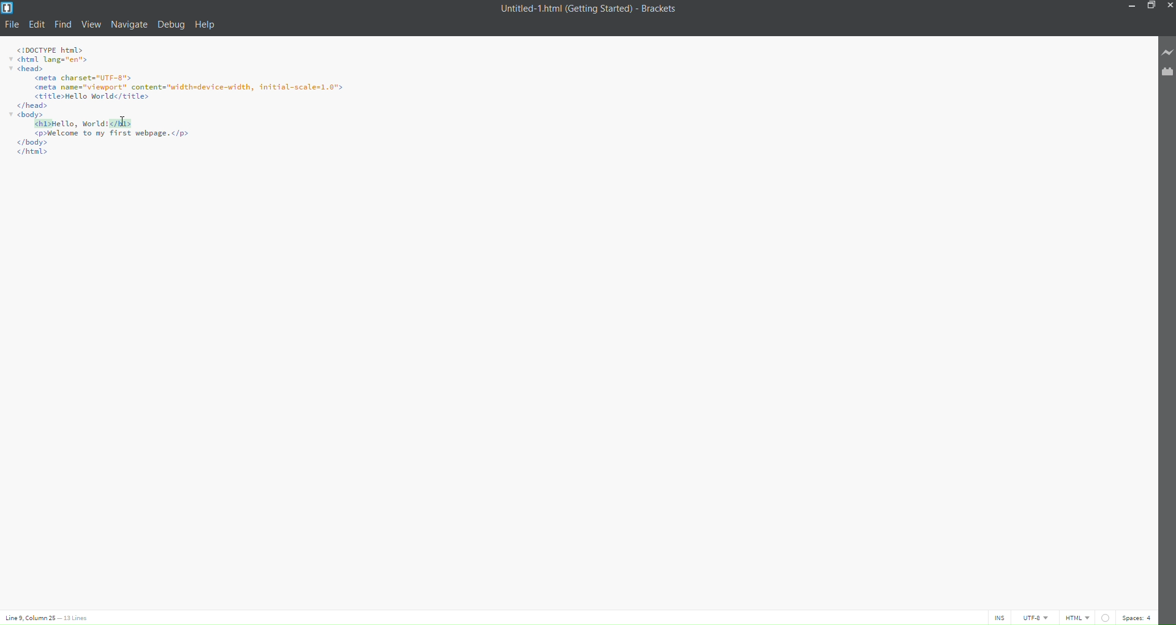 Image resolution: width=1176 pixels, height=625 pixels. What do you see at coordinates (207, 25) in the screenshot?
I see `help` at bounding box center [207, 25].